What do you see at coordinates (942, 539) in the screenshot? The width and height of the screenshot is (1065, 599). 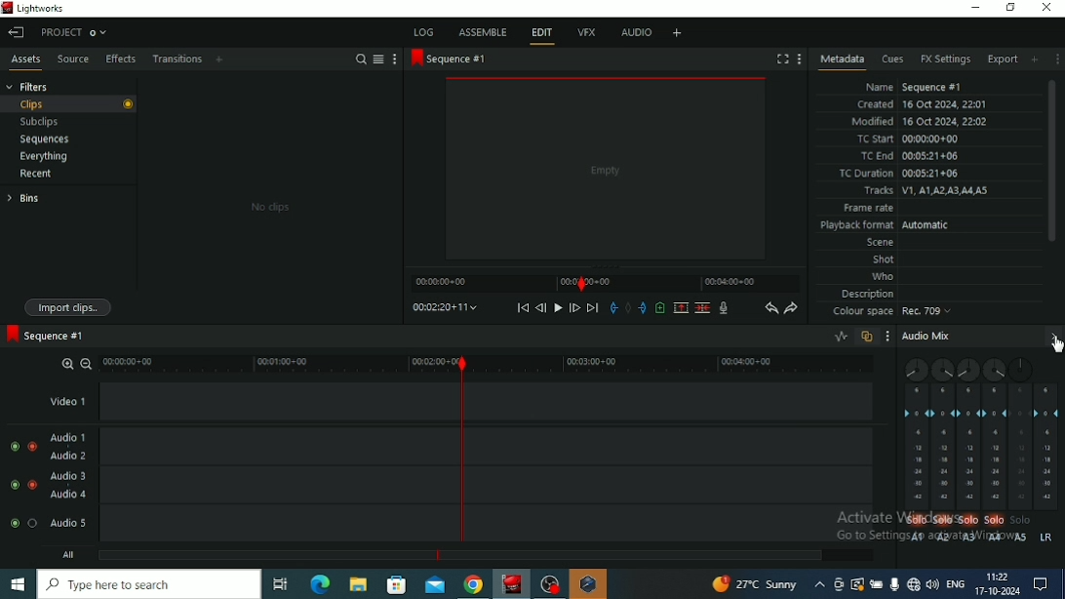 I see `A2` at bounding box center [942, 539].